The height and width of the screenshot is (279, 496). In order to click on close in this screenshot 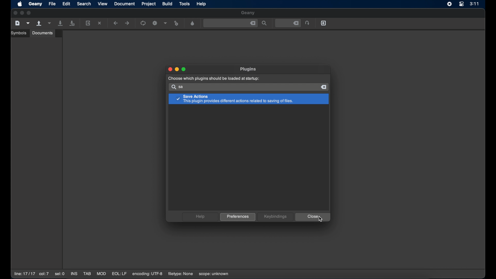, I will do `click(324, 87)`.